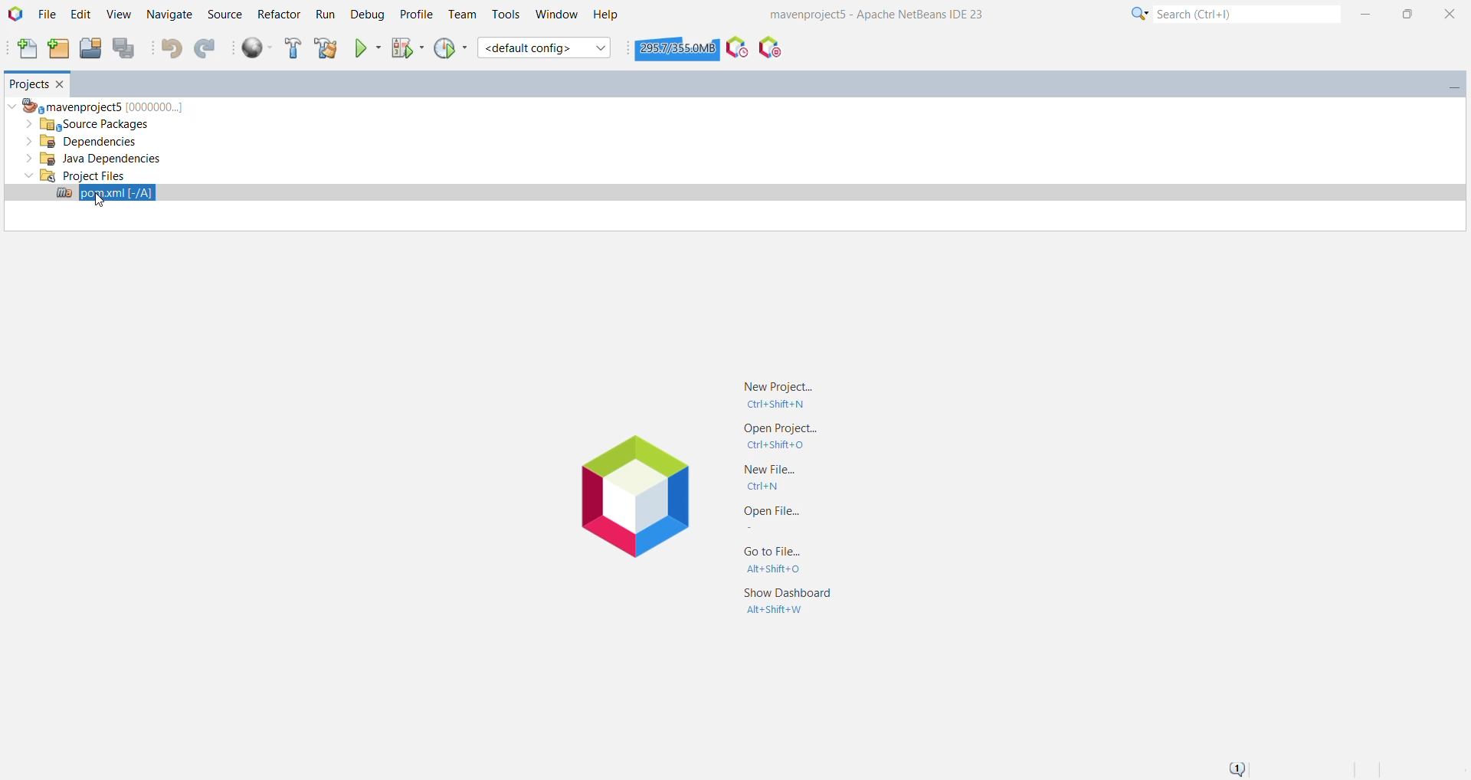 This screenshot has width=1471, height=780. Describe the element at coordinates (292, 48) in the screenshot. I see `Build Project` at that location.